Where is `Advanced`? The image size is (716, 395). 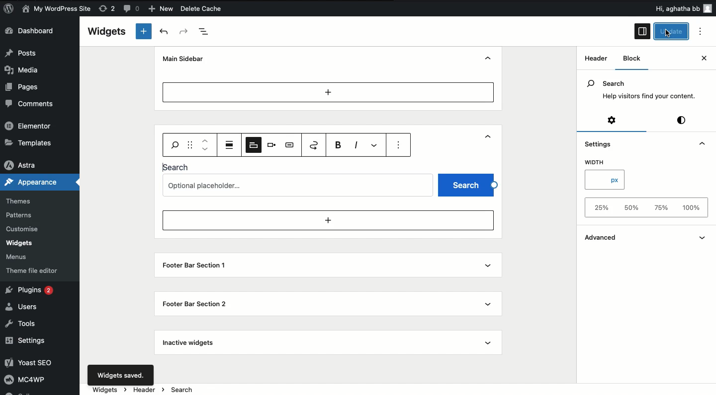 Advanced is located at coordinates (611, 237).